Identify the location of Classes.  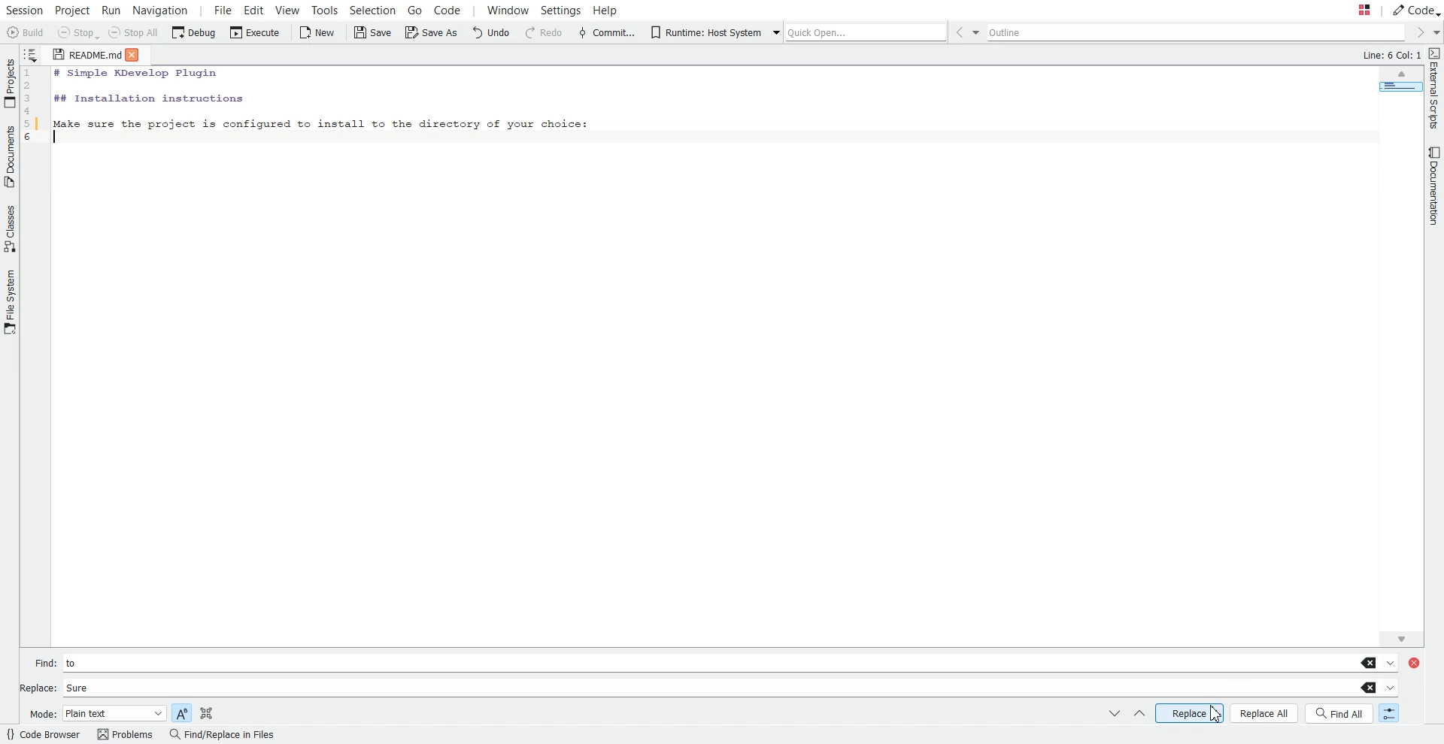
(9, 228).